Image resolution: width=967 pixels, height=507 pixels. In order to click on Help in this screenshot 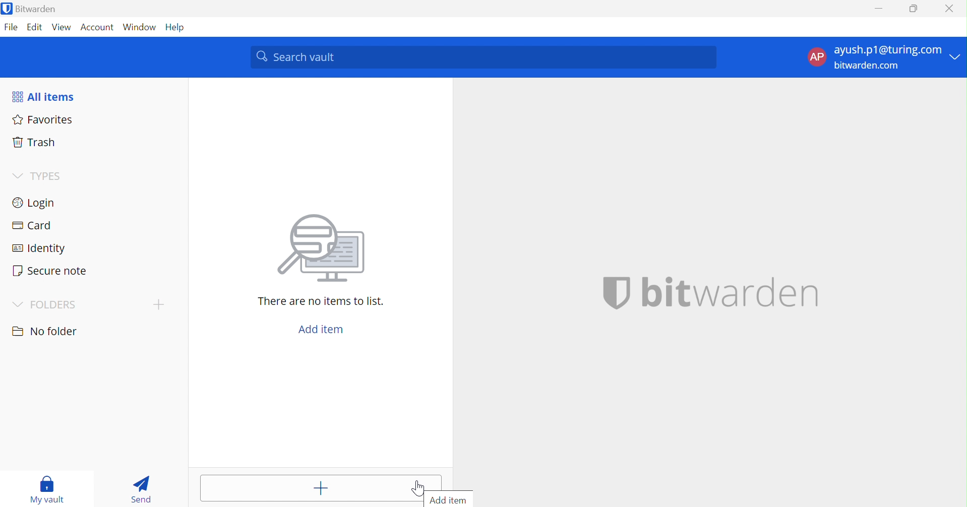, I will do `click(176, 28)`.